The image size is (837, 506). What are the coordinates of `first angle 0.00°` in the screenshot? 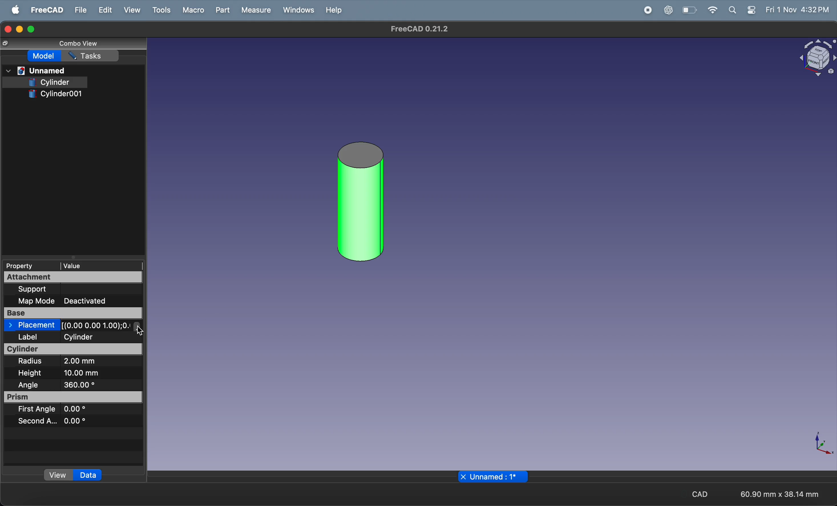 It's located at (51, 409).